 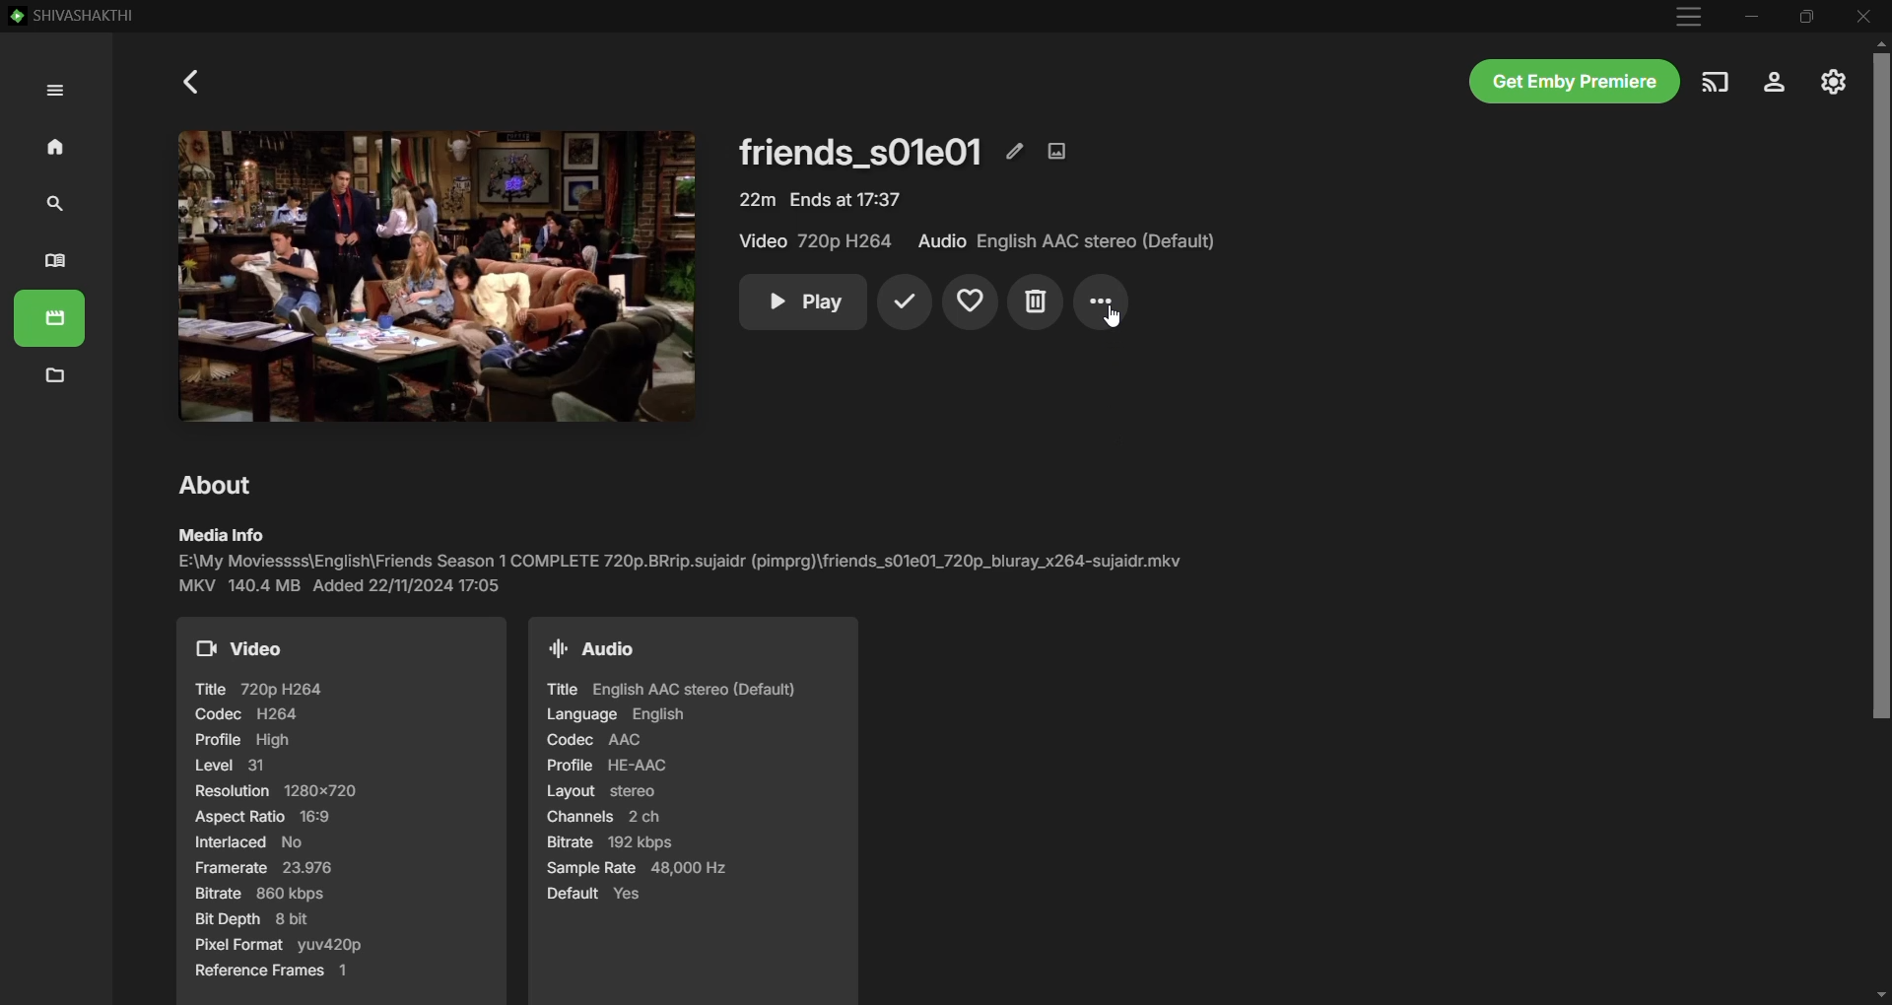 What do you see at coordinates (972, 302) in the screenshot?
I see `Add to Favorites` at bounding box center [972, 302].